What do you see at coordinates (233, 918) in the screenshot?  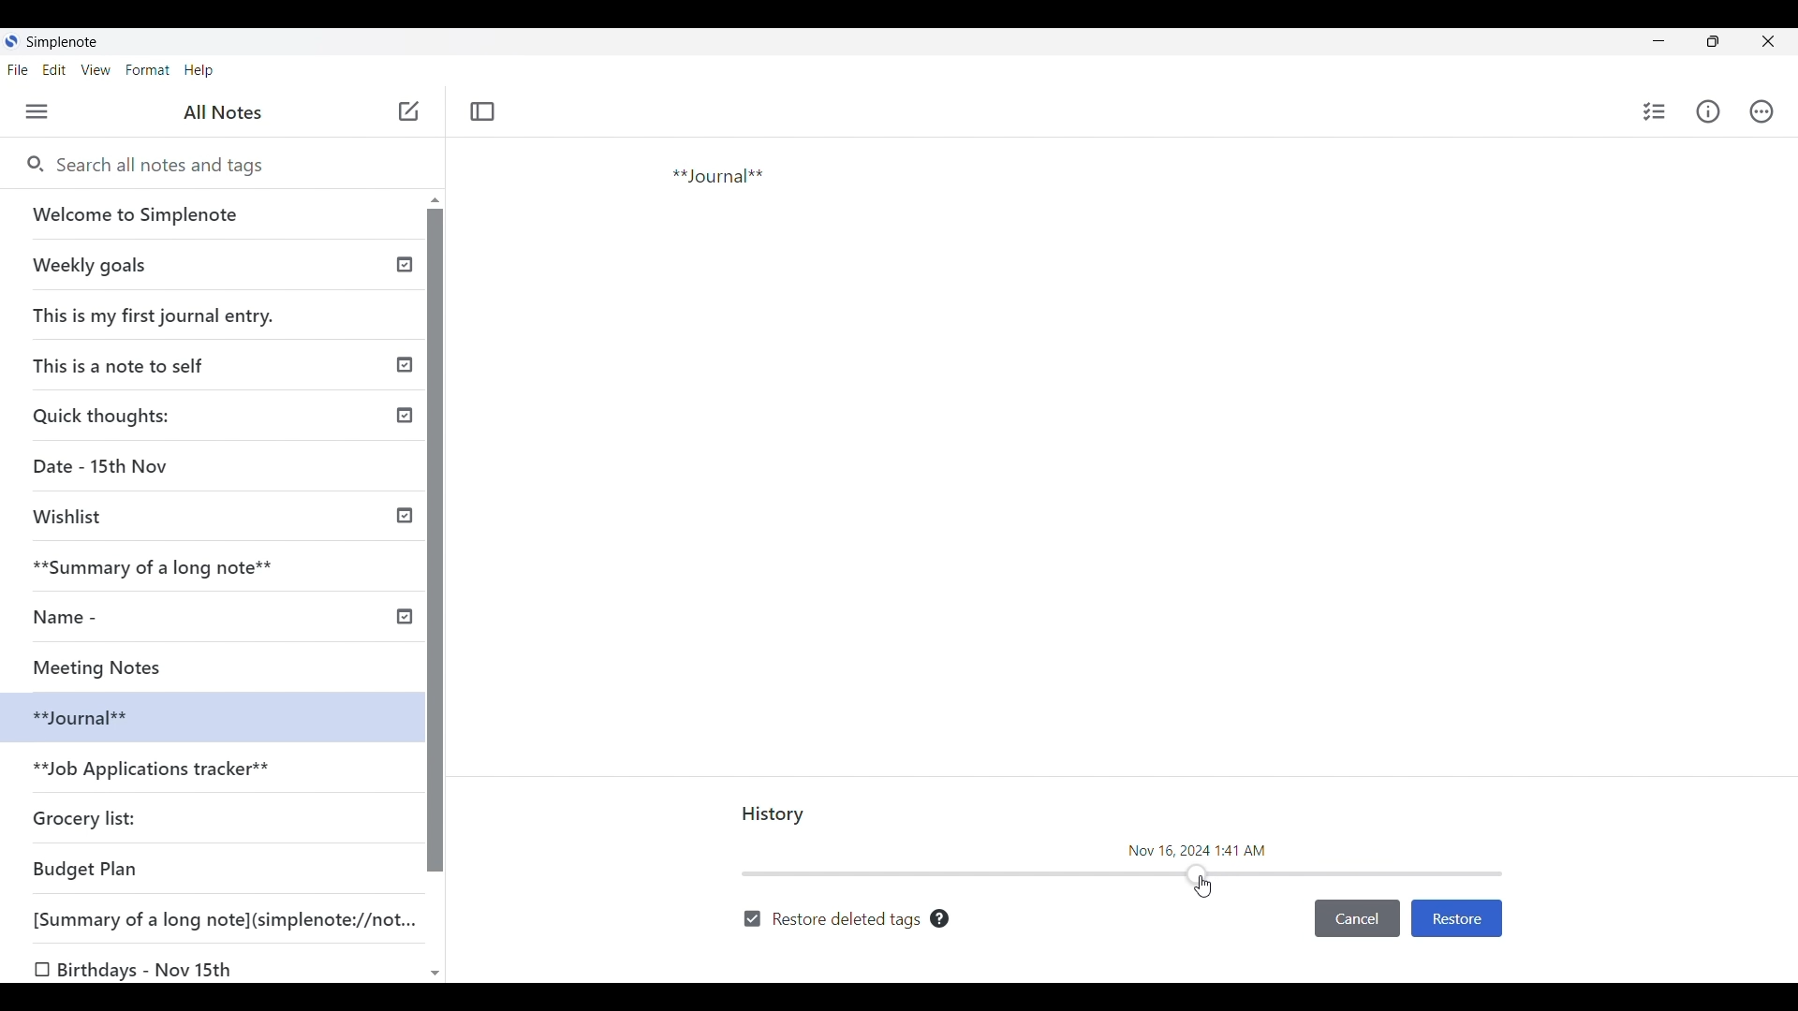 I see `[Summary of a long note](simplenote://not...` at bounding box center [233, 918].